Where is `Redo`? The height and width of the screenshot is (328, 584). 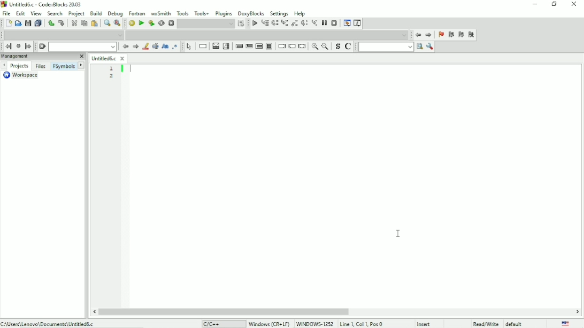
Redo is located at coordinates (62, 23).